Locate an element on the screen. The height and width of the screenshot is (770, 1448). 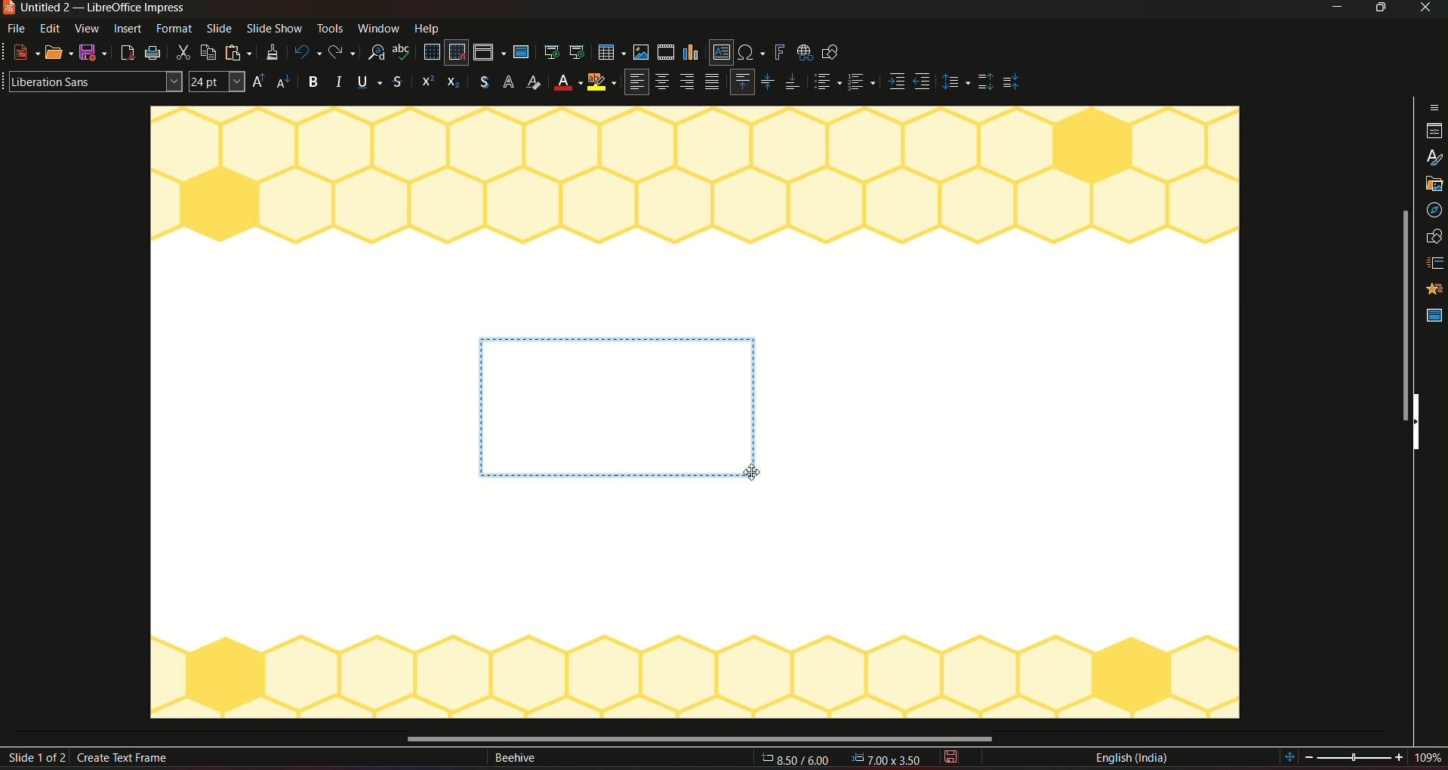
undo is located at coordinates (307, 51).